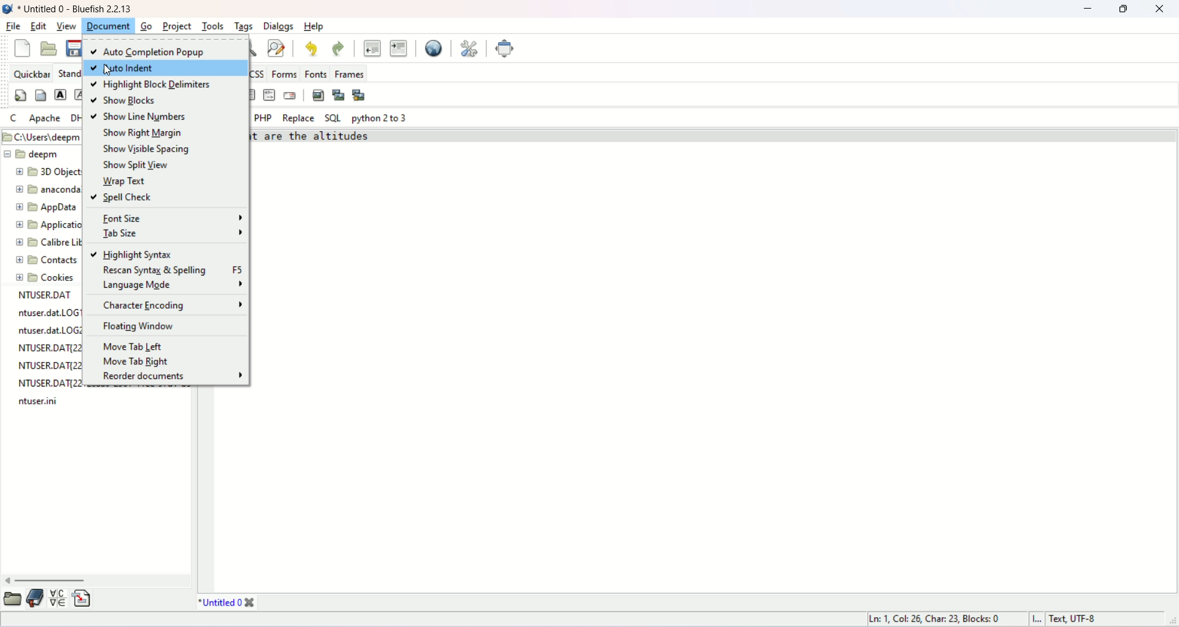  I want to click on undo, so click(312, 47).